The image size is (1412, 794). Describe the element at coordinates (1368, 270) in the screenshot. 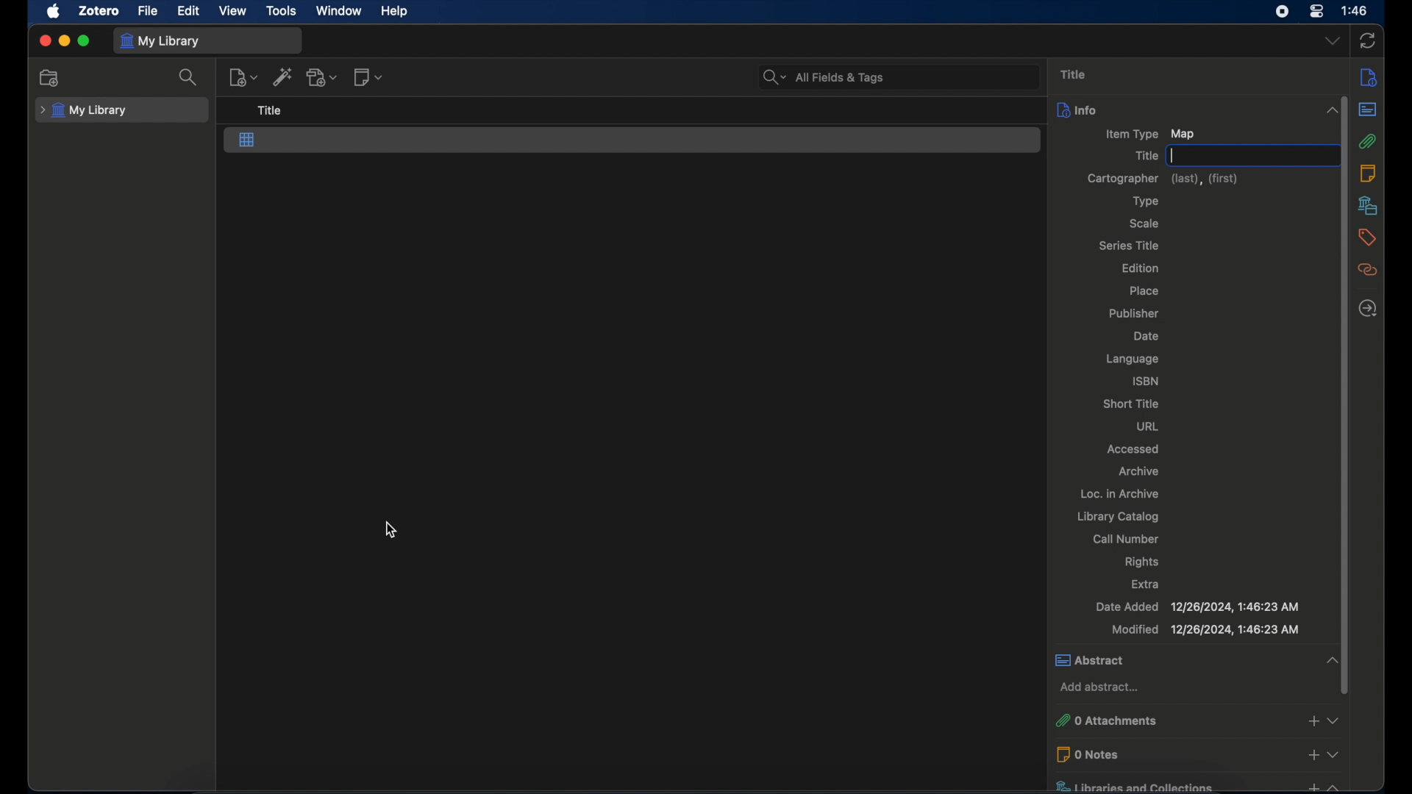

I see `related` at that location.